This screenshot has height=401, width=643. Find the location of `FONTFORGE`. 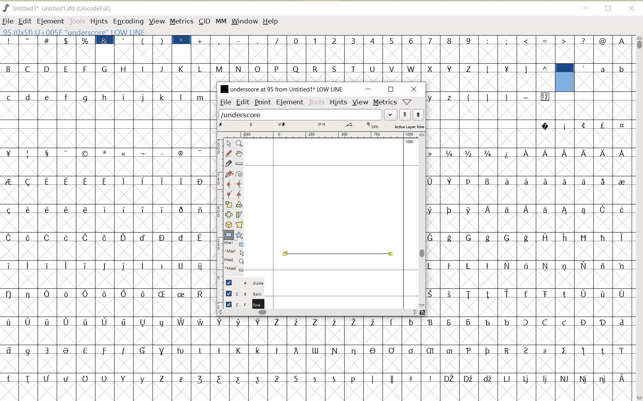

FONTFORGE is located at coordinates (6, 8).